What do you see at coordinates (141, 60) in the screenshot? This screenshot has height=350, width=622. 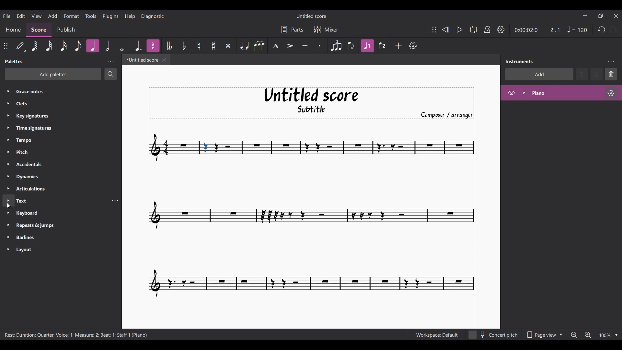 I see `Current tab` at bounding box center [141, 60].